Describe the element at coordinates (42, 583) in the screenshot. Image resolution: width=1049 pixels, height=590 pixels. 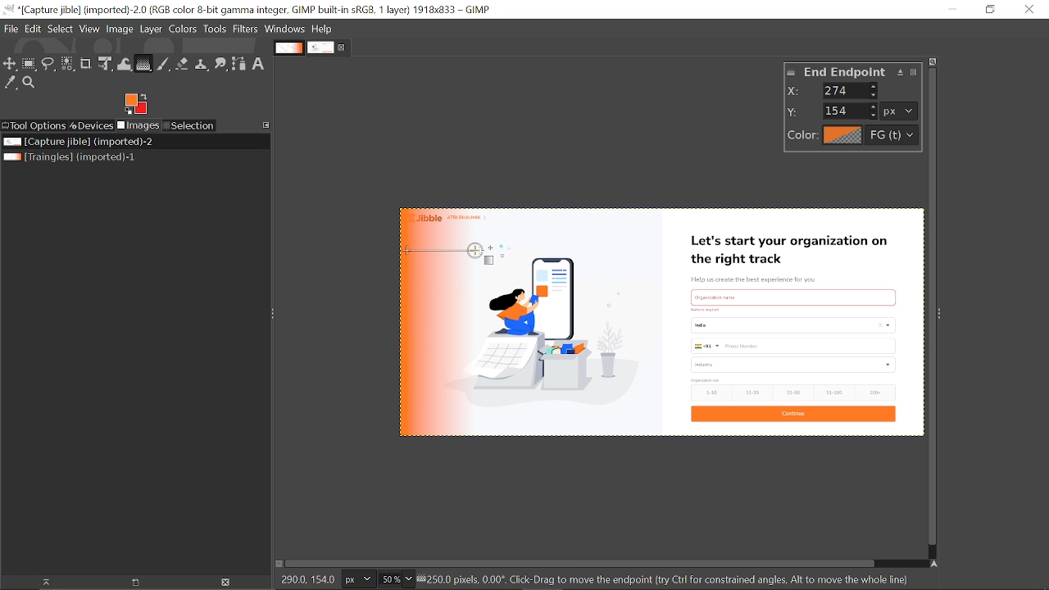
I see `Raise this image's display` at that location.